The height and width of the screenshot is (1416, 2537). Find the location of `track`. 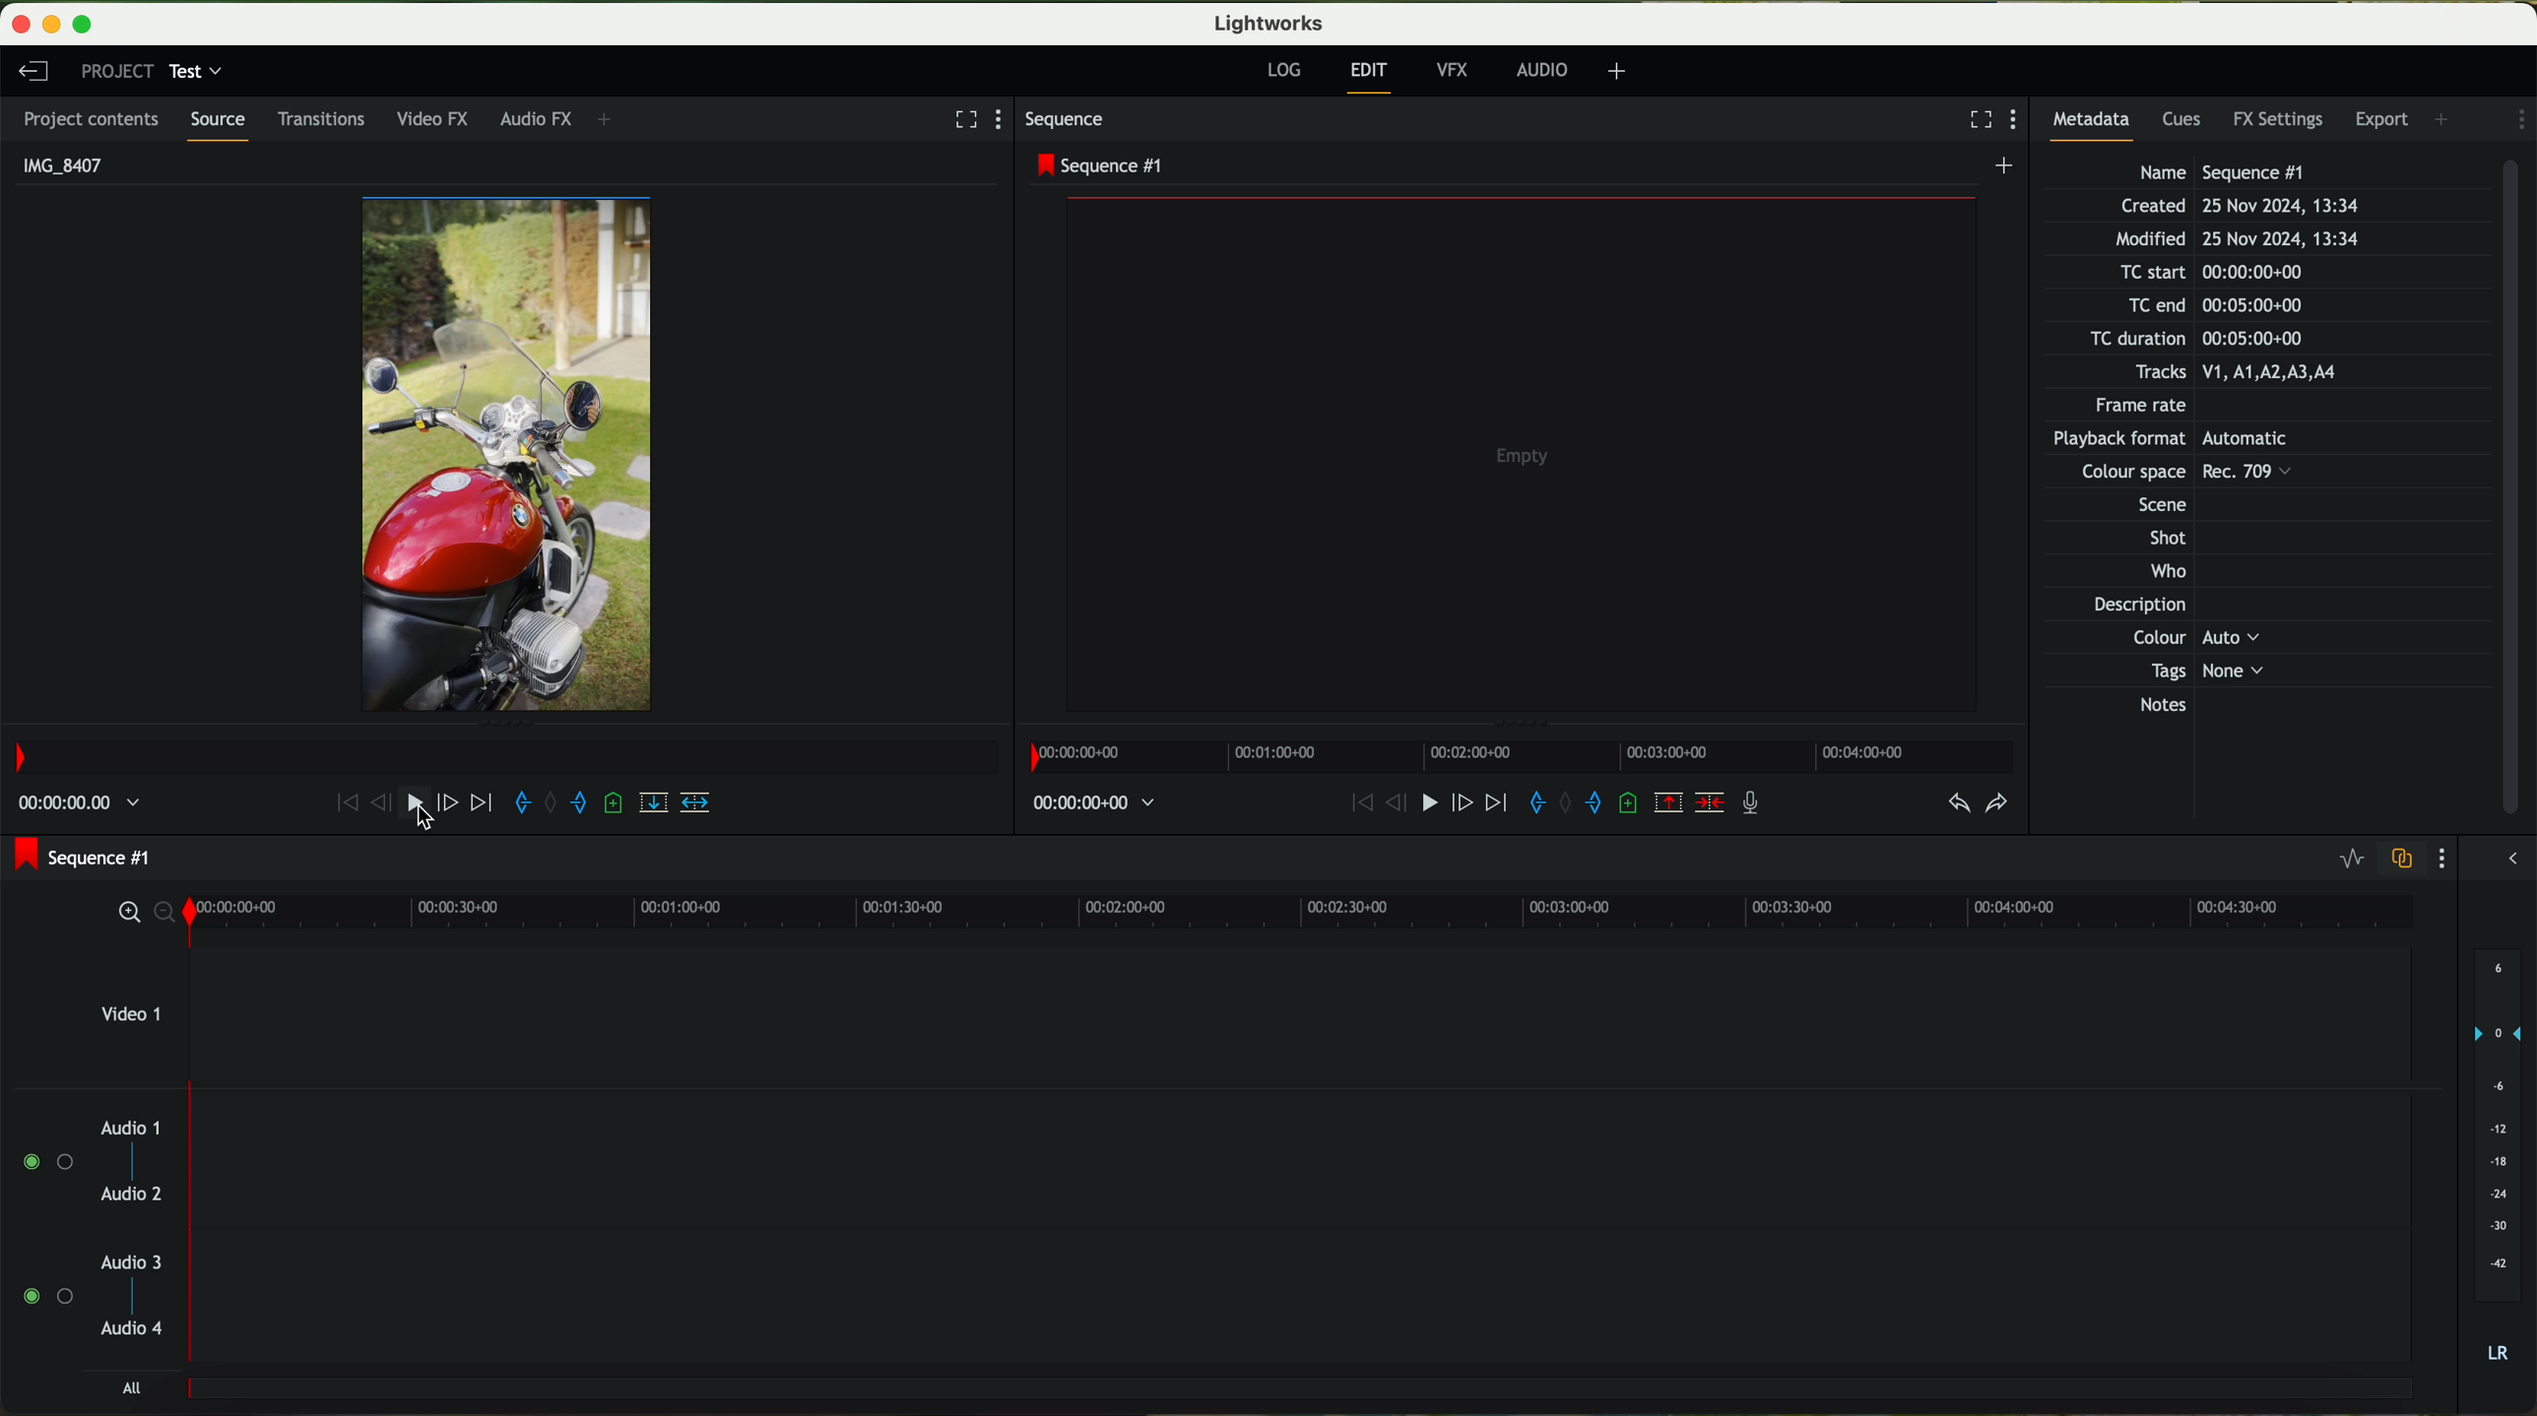

track is located at coordinates (1306, 1299).